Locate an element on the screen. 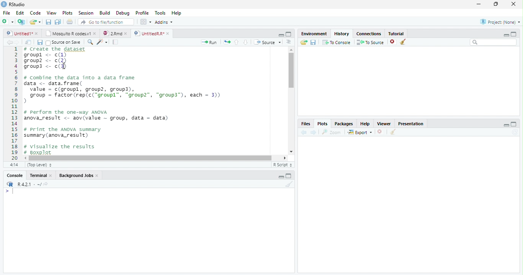  To Console is located at coordinates (337, 42).